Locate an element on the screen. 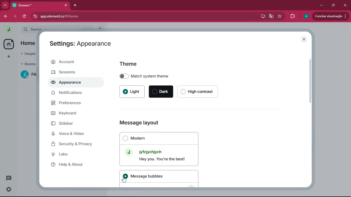  off is located at coordinates (126, 138).